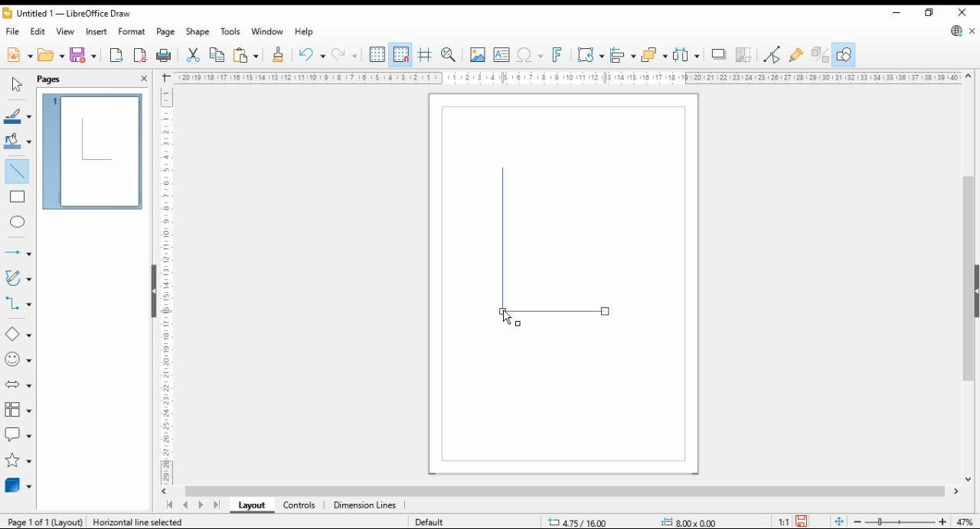 The width and height of the screenshot is (980, 529). Describe the element at coordinates (279, 55) in the screenshot. I see `copy formatting` at that location.